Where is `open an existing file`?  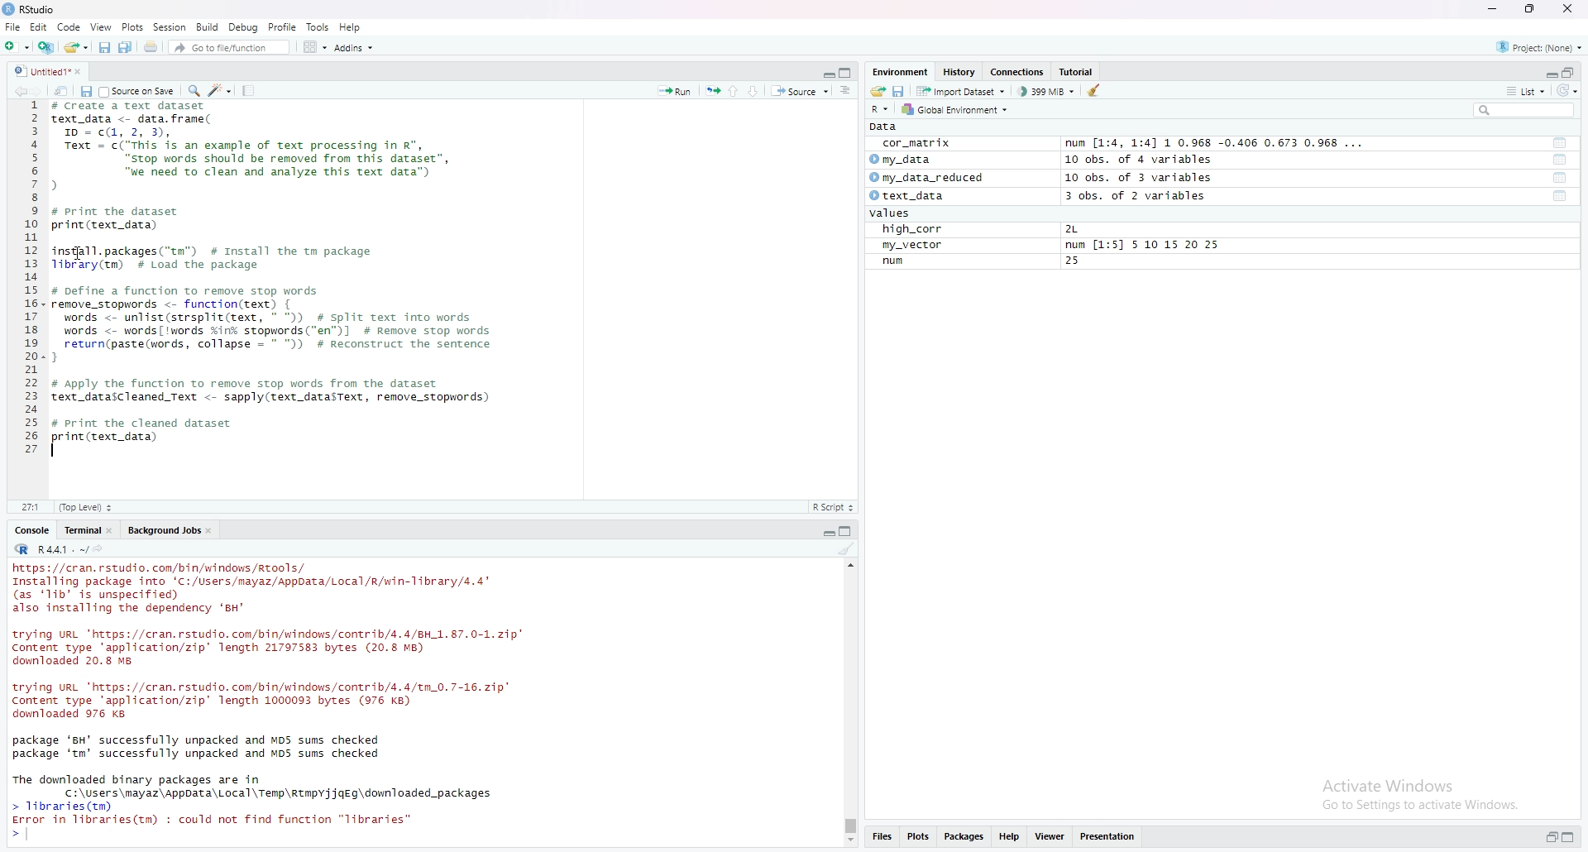 open an existing file is located at coordinates (77, 48).